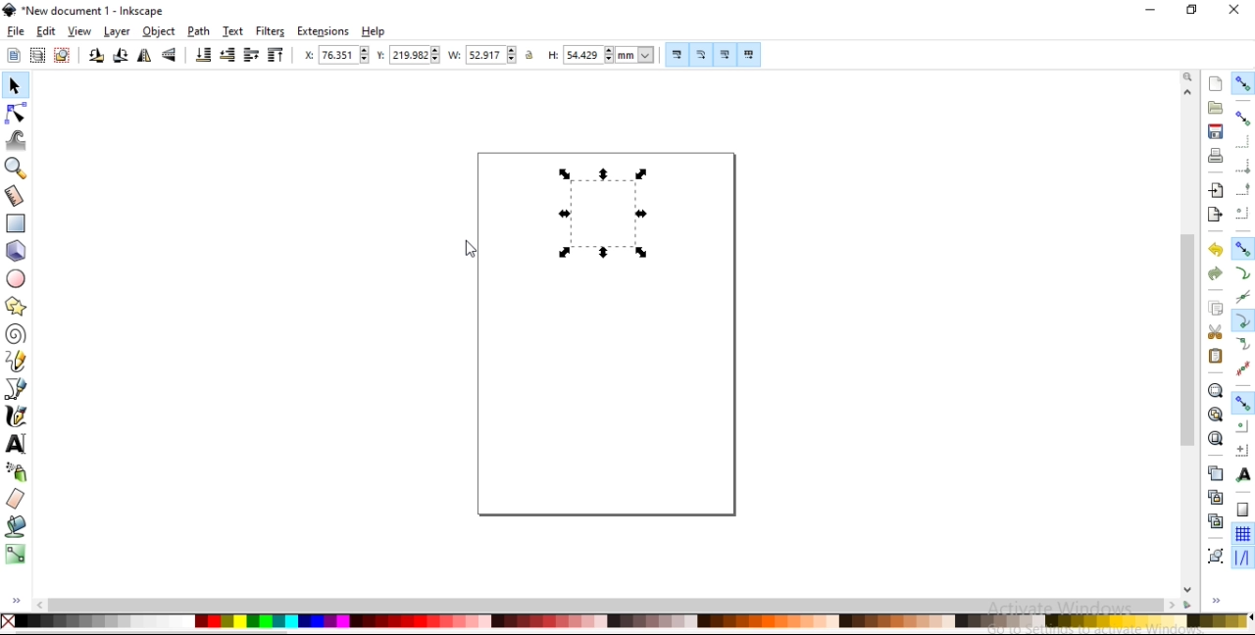 The width and height of the screenshot is (1255, 635). What do you see at coordinates (1240, 212) in the screenshot?
I see `snap centers of bounding boxes` at bounding box center [1240, 212].